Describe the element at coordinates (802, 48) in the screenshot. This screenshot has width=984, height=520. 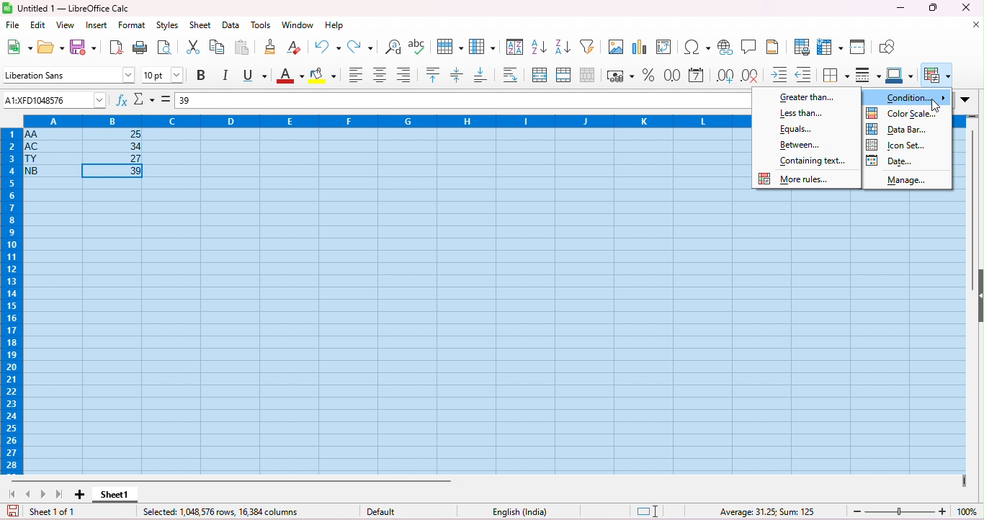
I see `define print area` at that location.